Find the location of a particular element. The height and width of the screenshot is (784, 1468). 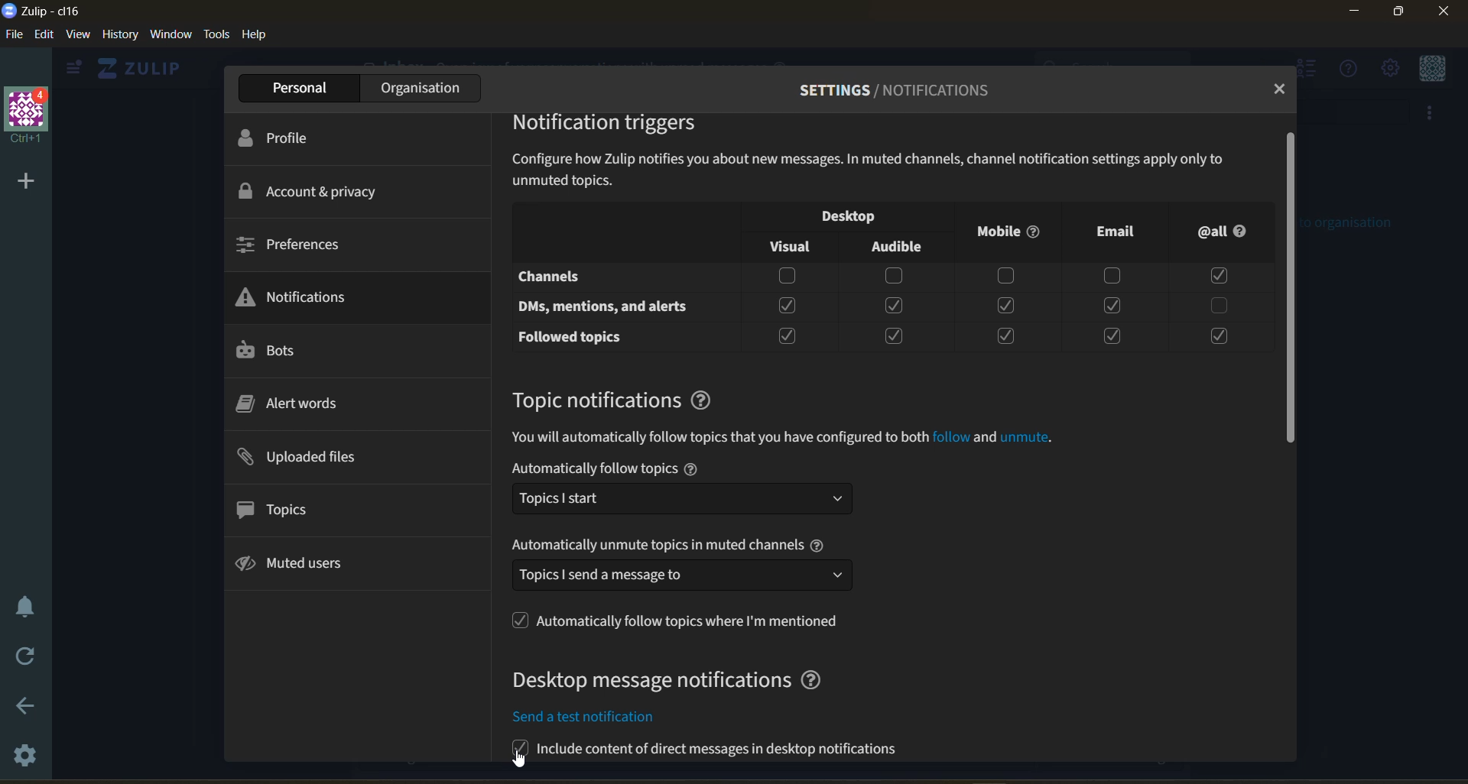

personal is located at coordinates (294, 87).